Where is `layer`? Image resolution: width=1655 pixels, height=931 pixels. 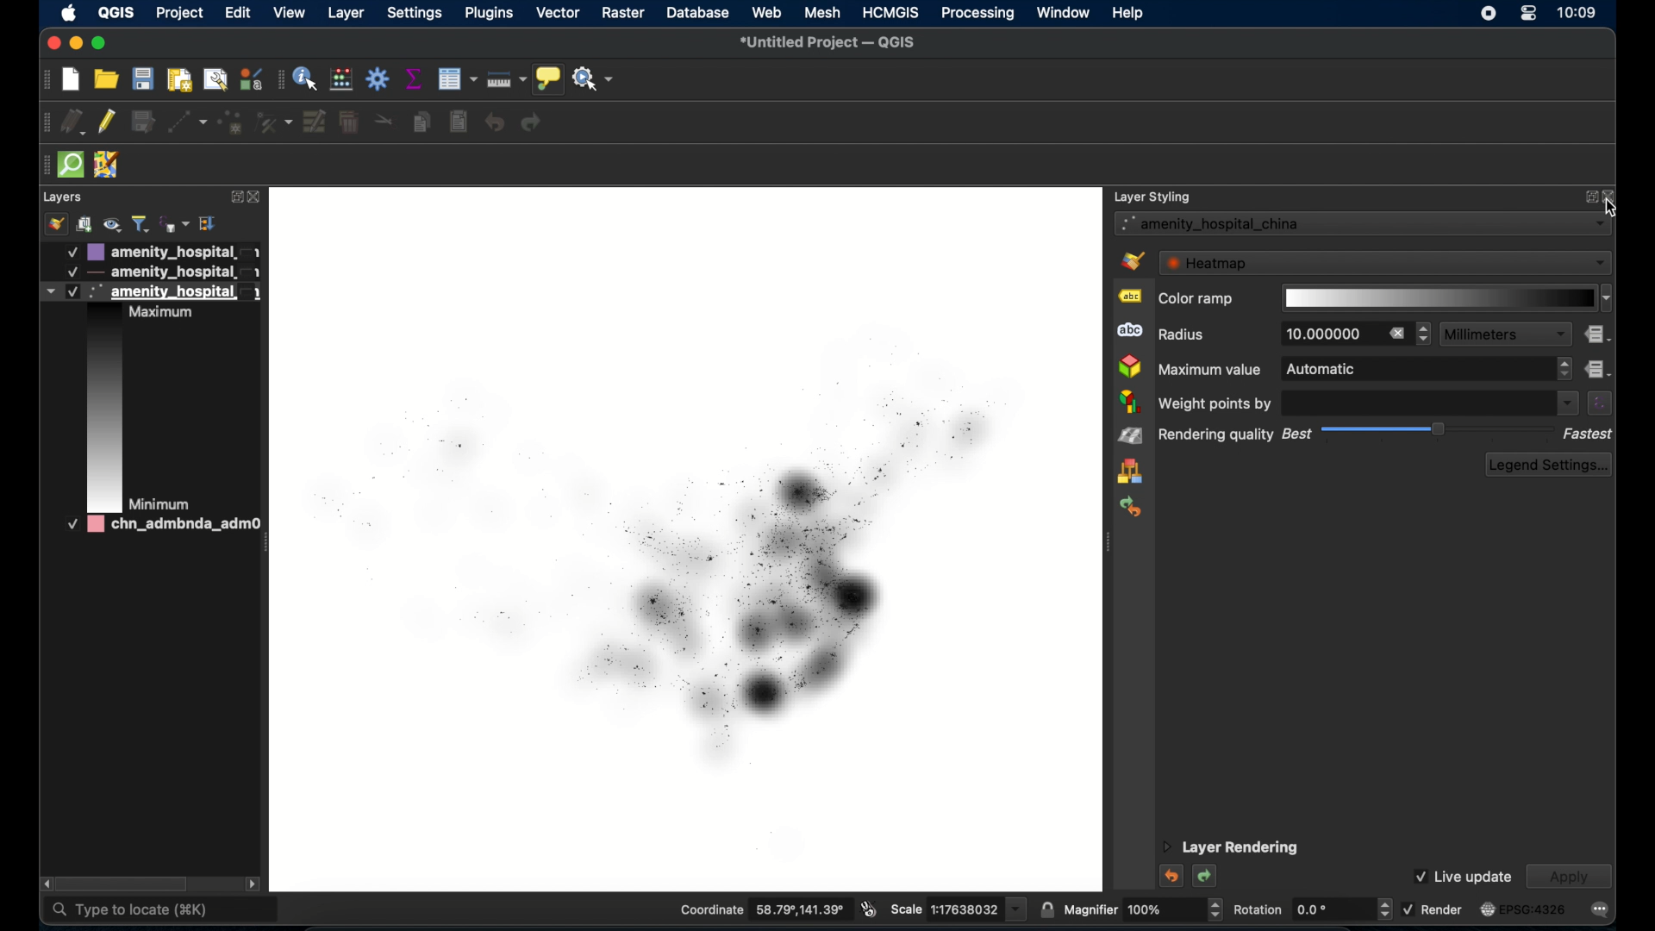
layer is located at coordinates (344, 13).